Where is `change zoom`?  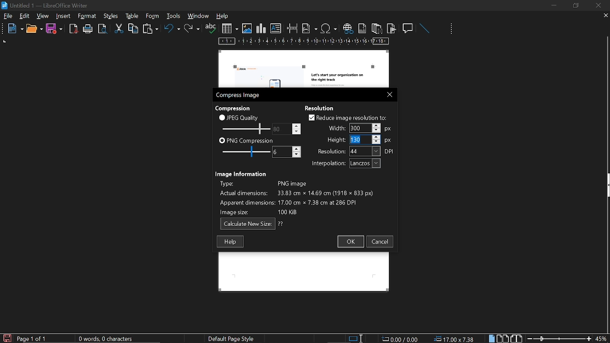 change zoom is located at coordinates (559, 338).